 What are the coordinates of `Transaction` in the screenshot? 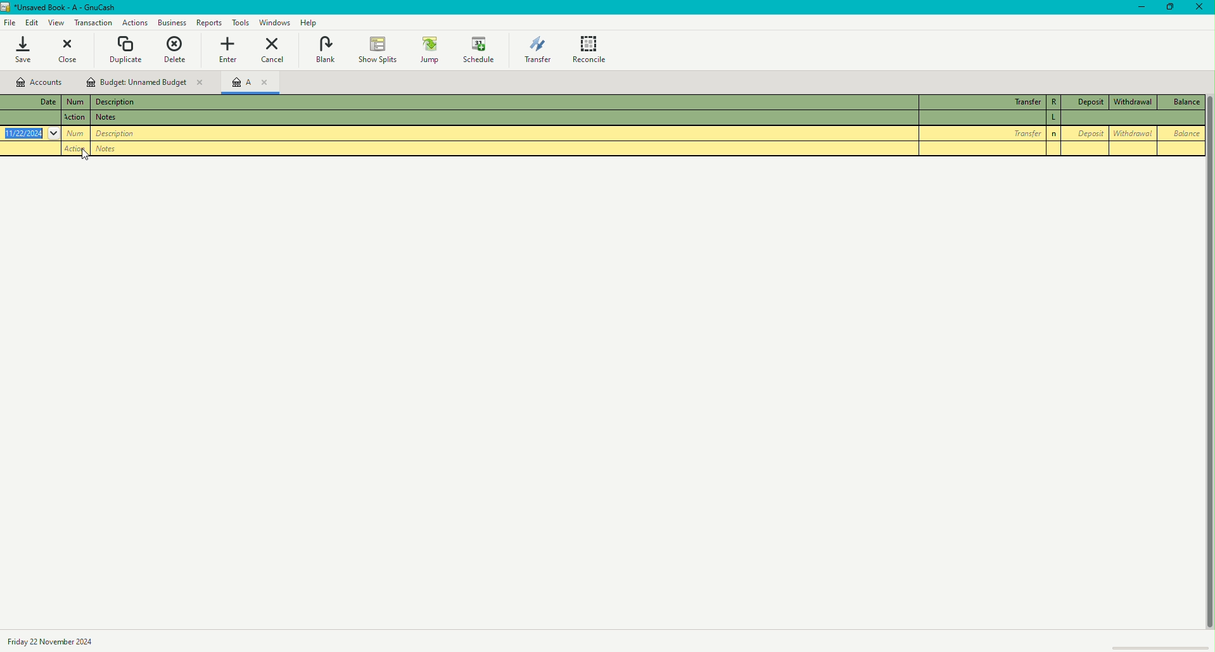 It's located at (92, 23).